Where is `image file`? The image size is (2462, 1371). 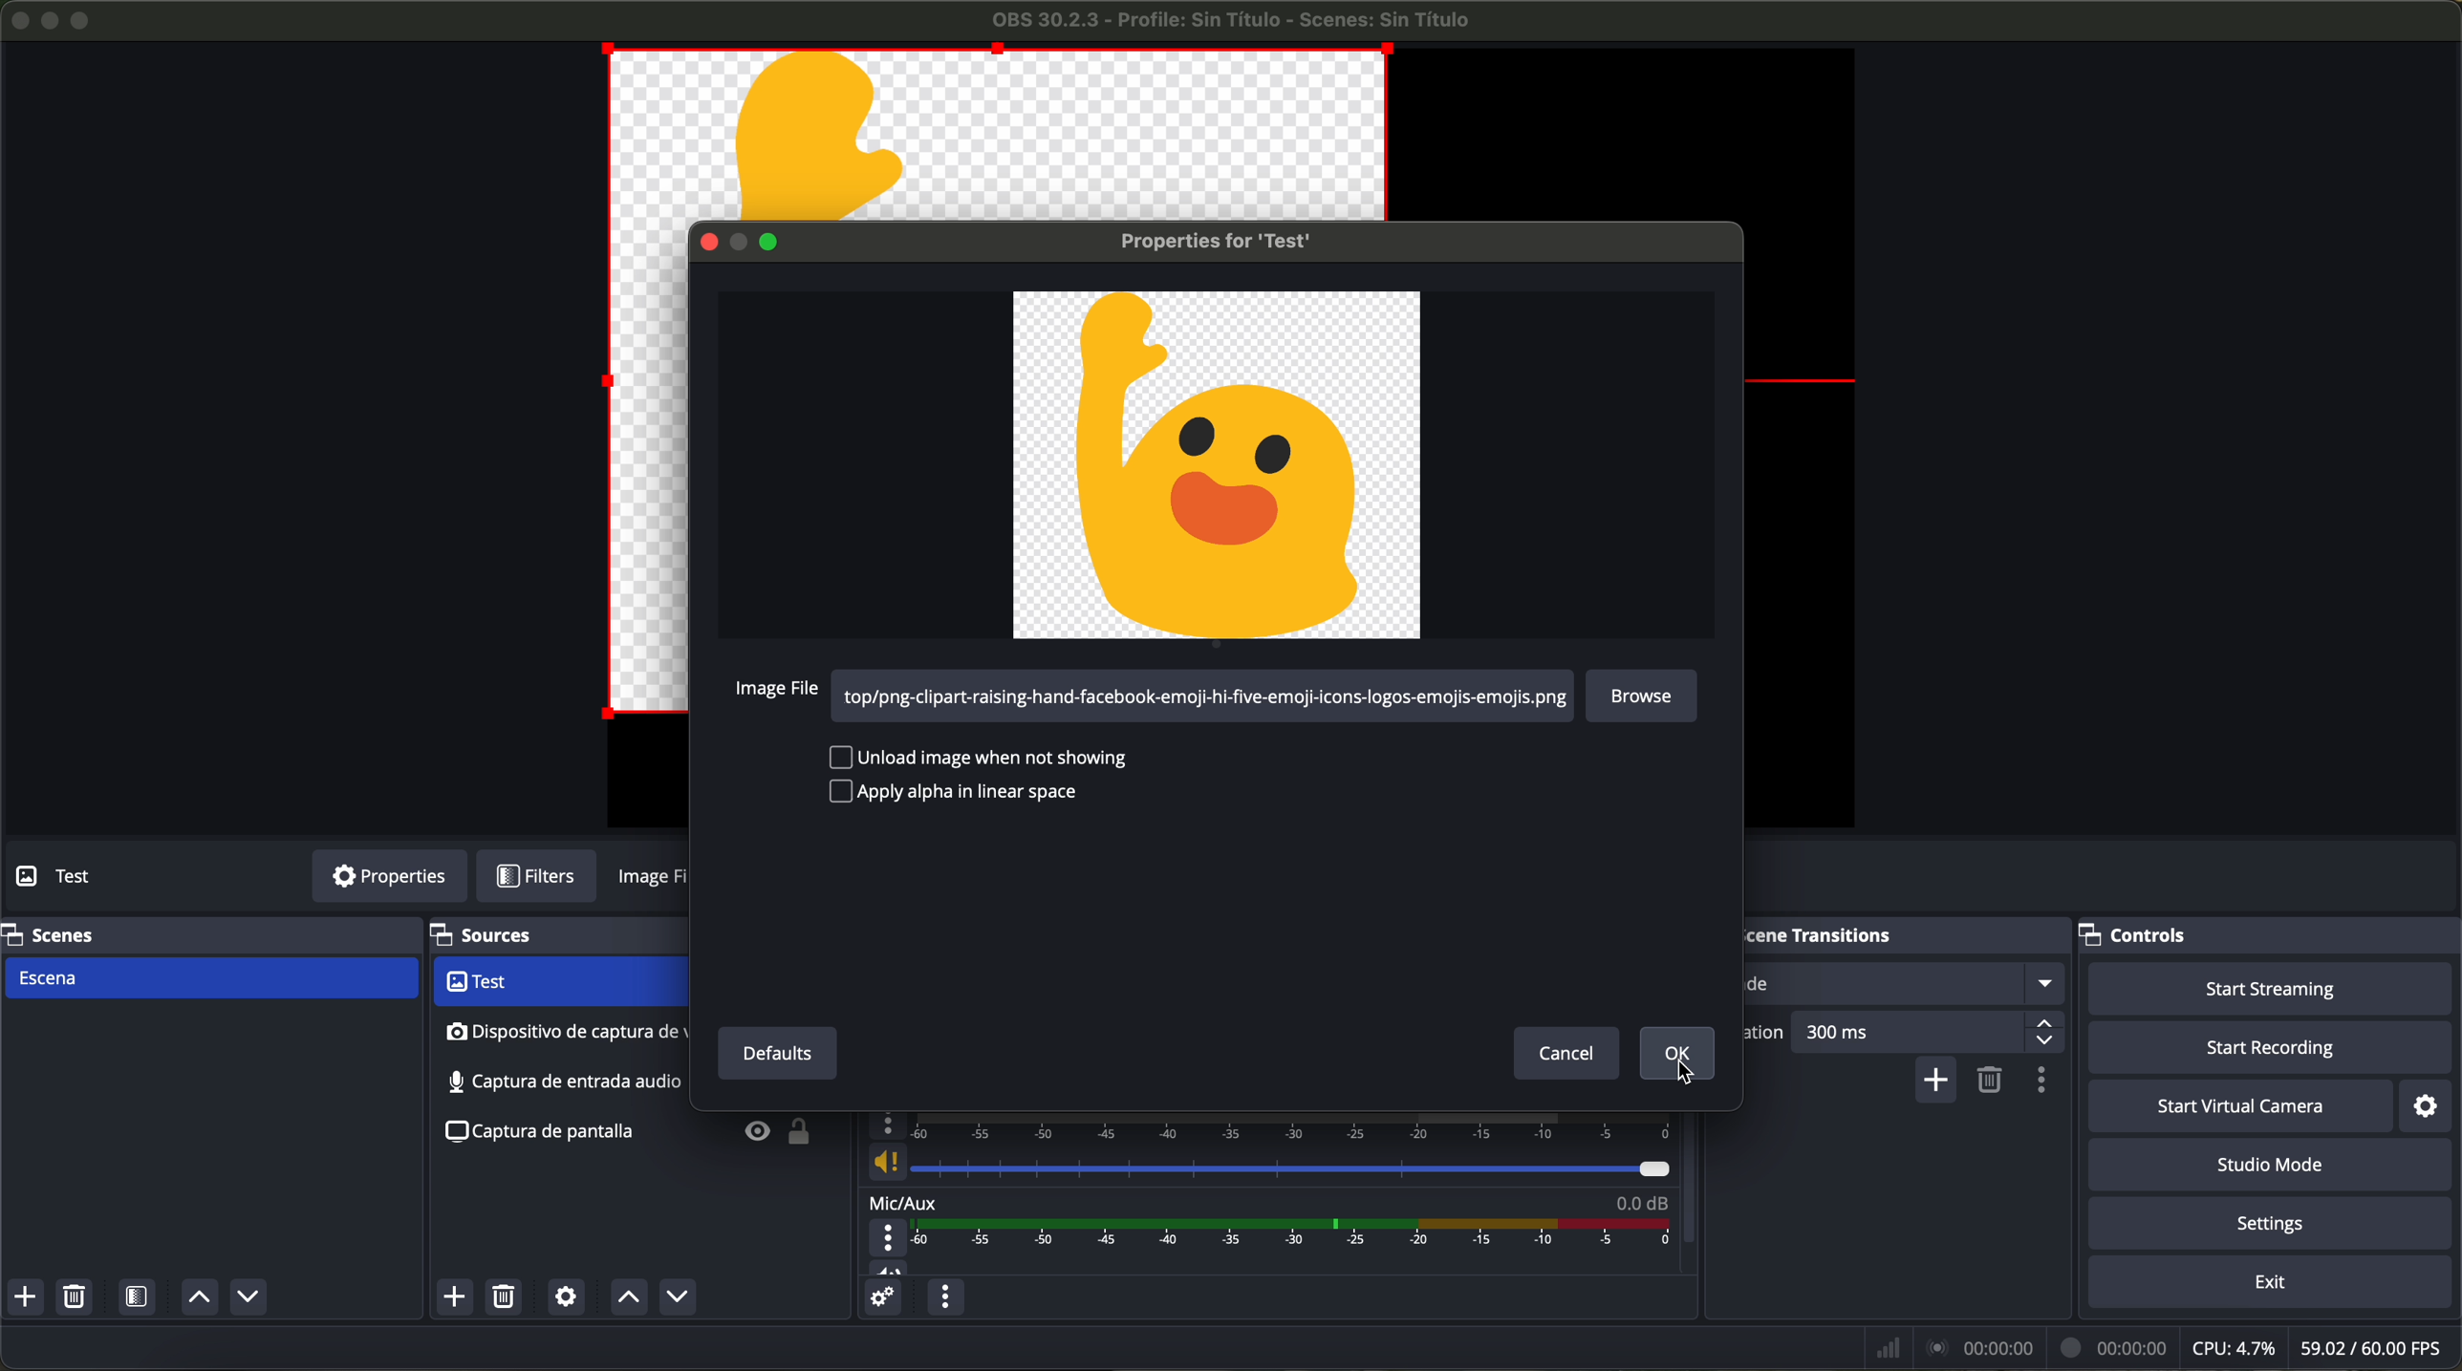
image file is located at coordinates (777, 692).